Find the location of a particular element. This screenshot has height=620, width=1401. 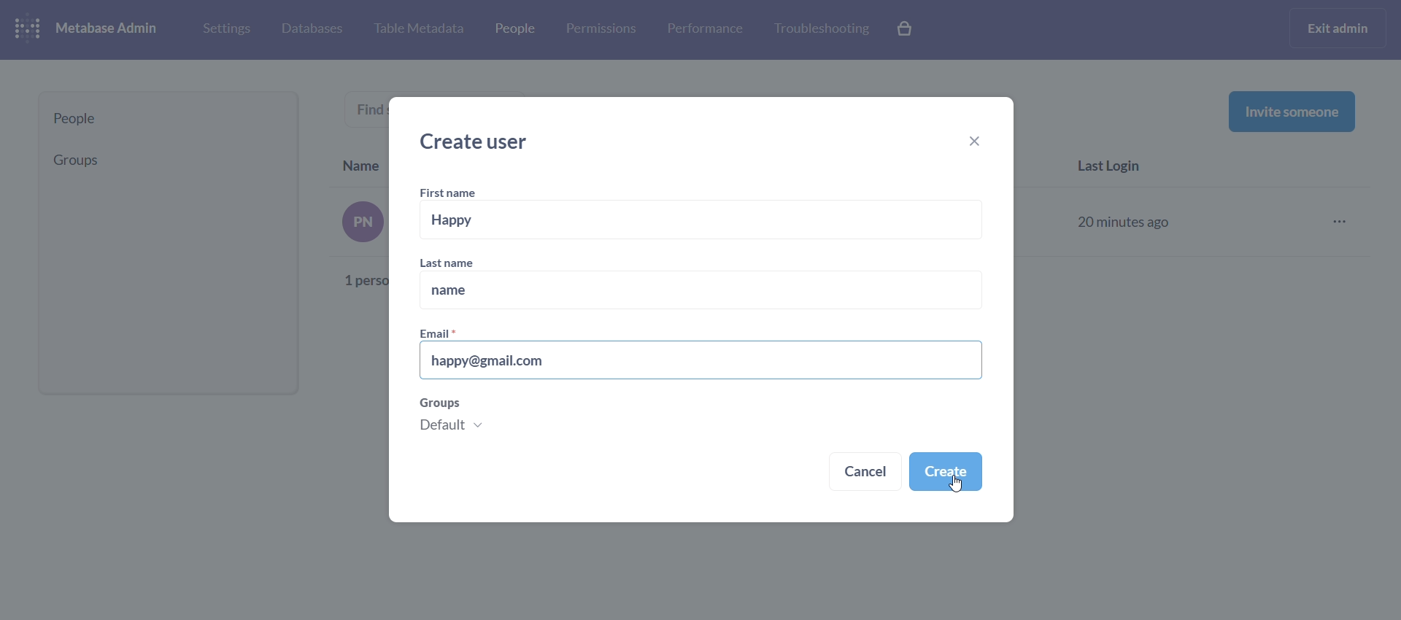

people is located at coordinates (513, 31).